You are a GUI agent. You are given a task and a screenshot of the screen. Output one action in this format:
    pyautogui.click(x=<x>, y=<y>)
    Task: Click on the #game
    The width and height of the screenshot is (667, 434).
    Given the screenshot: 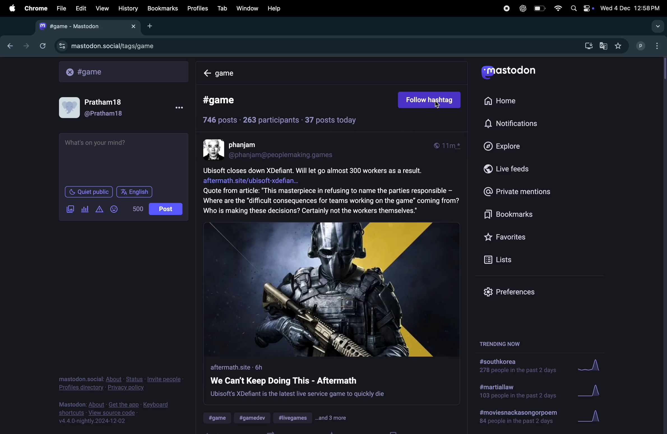 What is the action you would take?
    pyautogui.click(x=226, y=101)
    